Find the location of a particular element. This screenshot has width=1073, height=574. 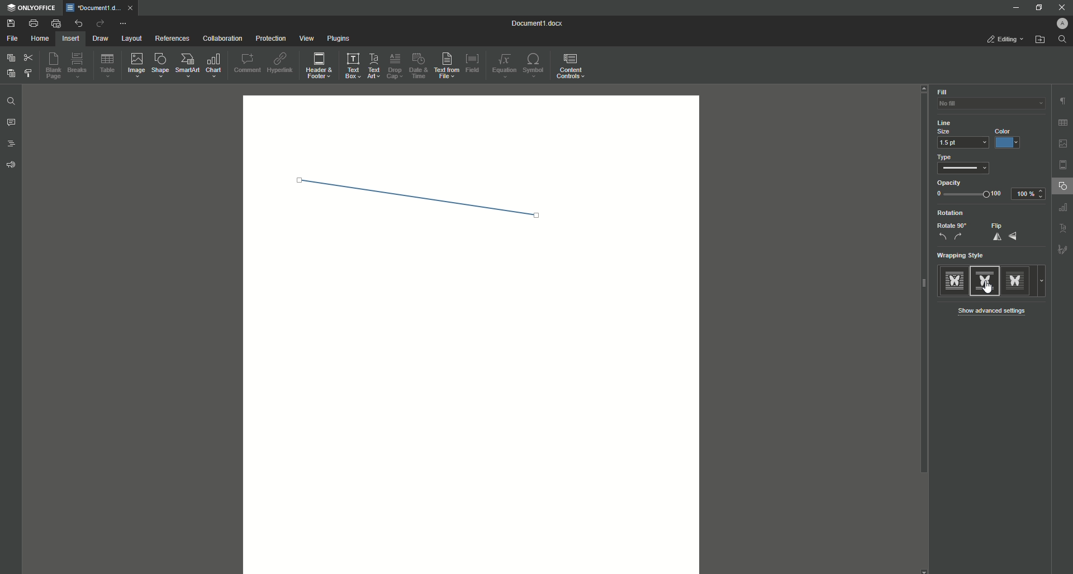

Profile is located at coordinates (1057, 24).